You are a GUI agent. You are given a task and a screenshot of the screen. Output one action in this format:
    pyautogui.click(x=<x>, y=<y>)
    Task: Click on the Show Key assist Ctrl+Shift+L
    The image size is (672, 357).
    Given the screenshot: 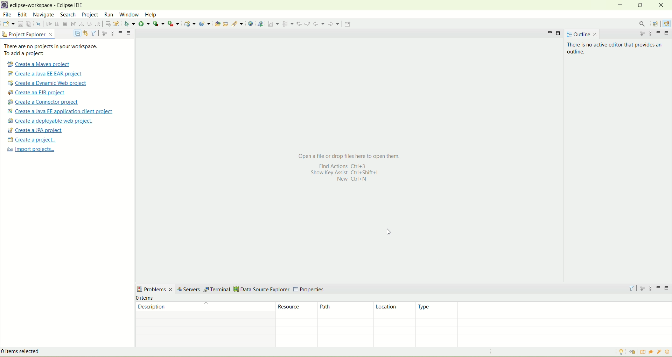 What is the action you would take?
    pyautogui.click(x=343, y=173)
    